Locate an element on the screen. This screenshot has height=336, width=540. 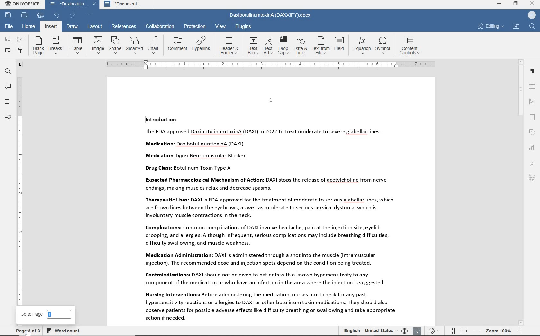
save is located at coordinates (8, 15).